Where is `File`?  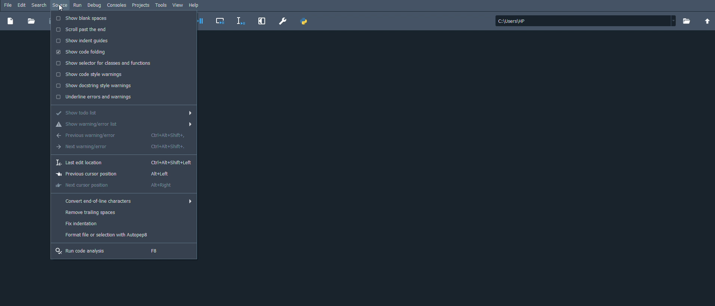
File is located at coordinates (8, 5).